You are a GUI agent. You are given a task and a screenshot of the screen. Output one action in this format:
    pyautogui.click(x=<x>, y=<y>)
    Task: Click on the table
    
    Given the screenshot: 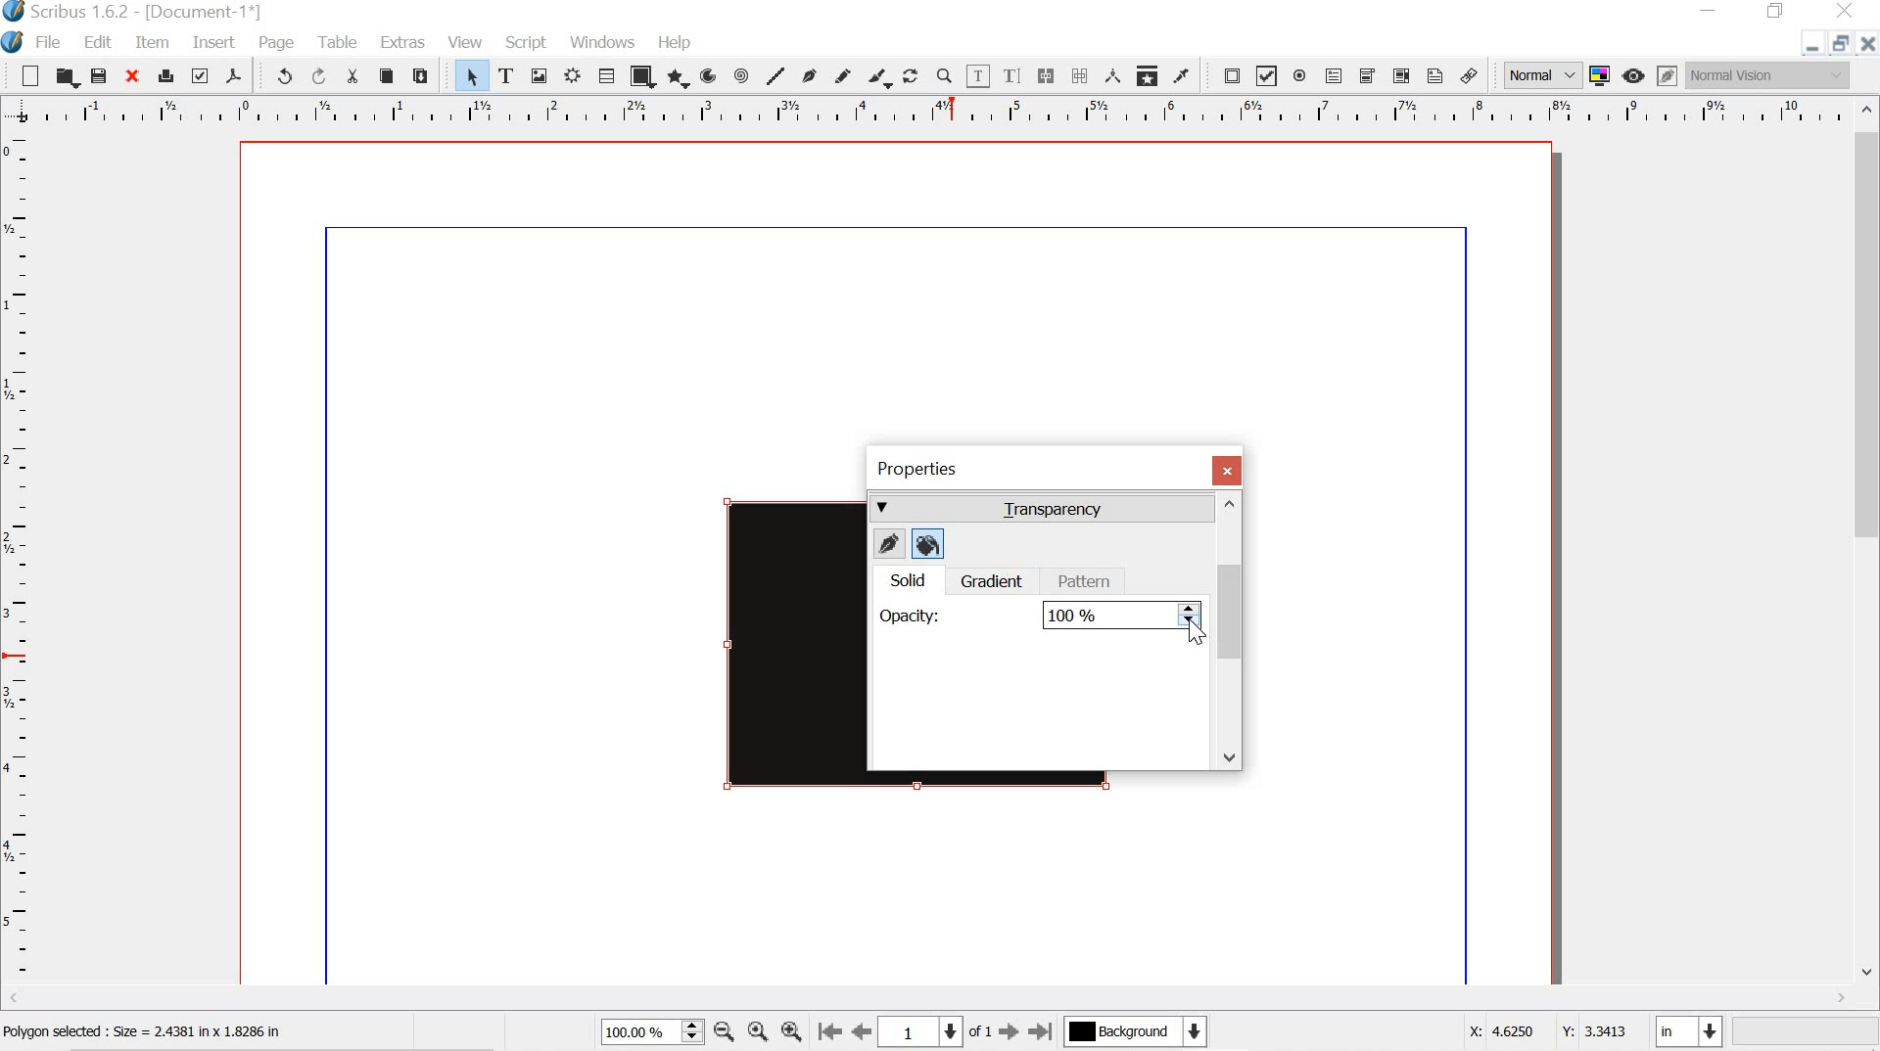 What is the action you would take?
    pyautogui.click(x=606, y=75)
    